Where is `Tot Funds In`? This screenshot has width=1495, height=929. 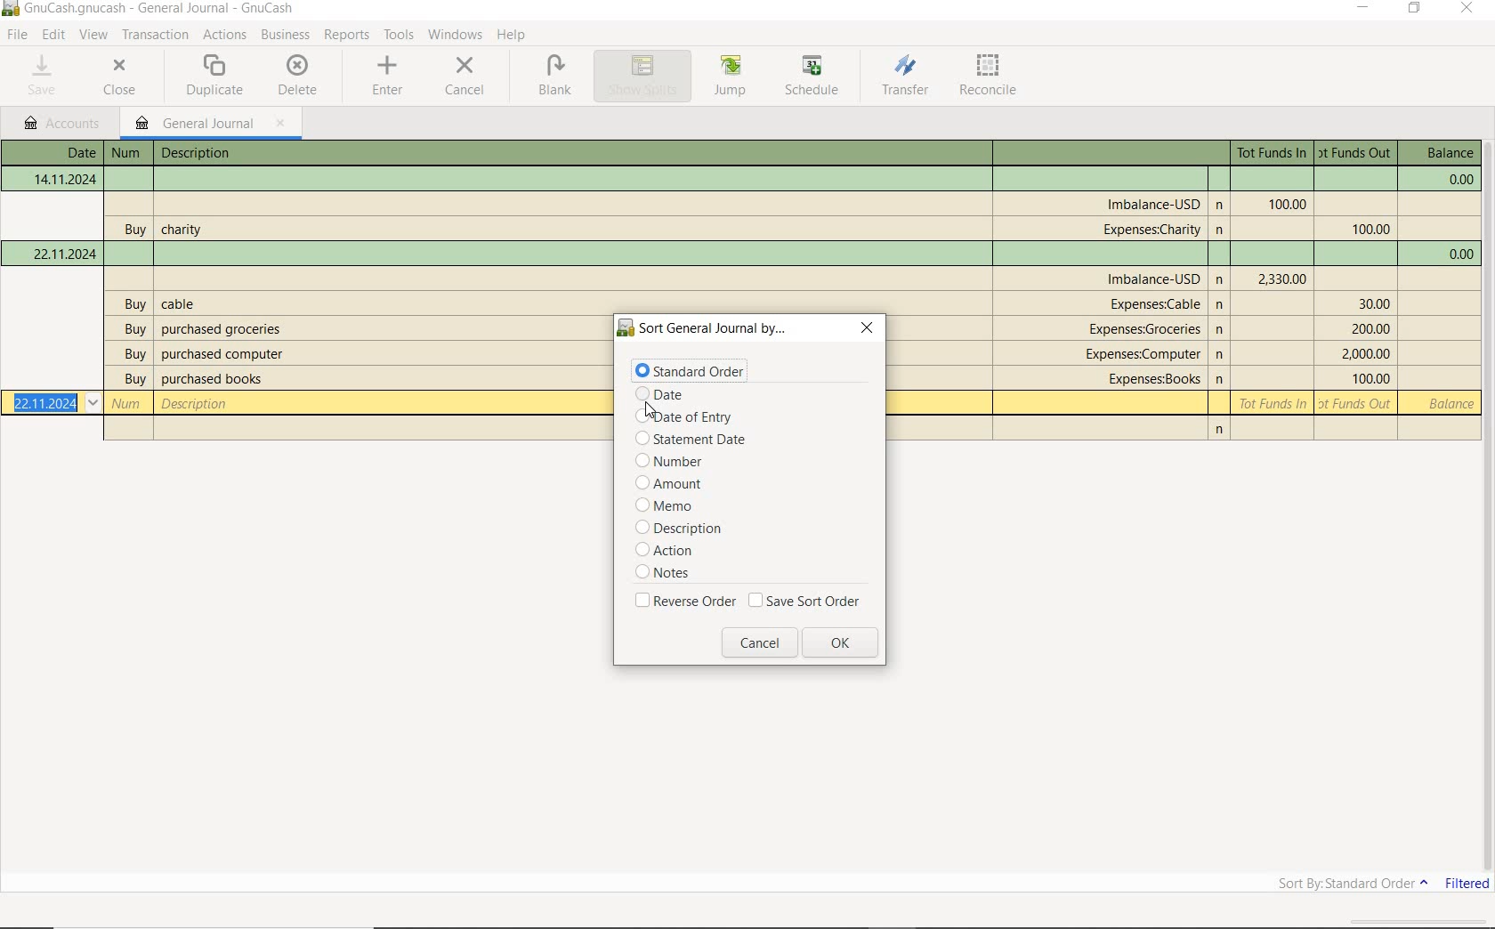 Tot Funds In is located at coordinates (1274, 403).